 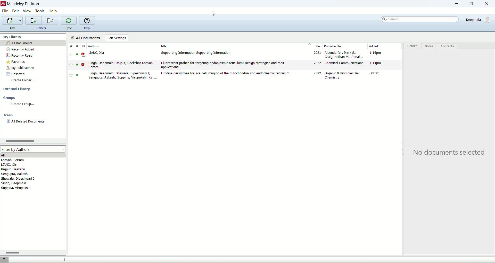 What do you see at coordinates (23, 81) in the screenshot?
I see `create folder` at bounding box center [23, 81].